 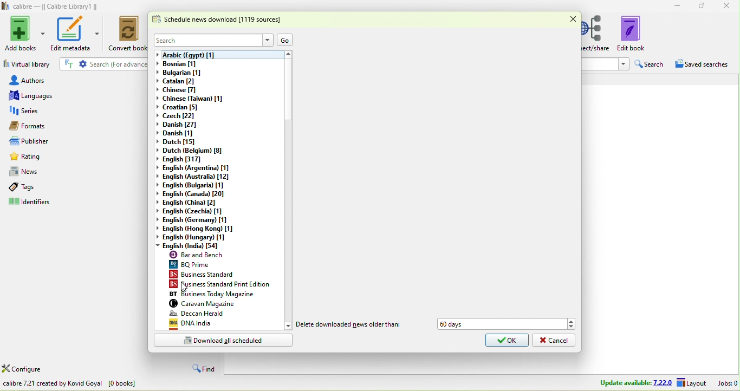 What do you see at coordinates (199, 229) in the screenshot?
I see `english (hong kong)[1]` at bounding box center [199, 229].